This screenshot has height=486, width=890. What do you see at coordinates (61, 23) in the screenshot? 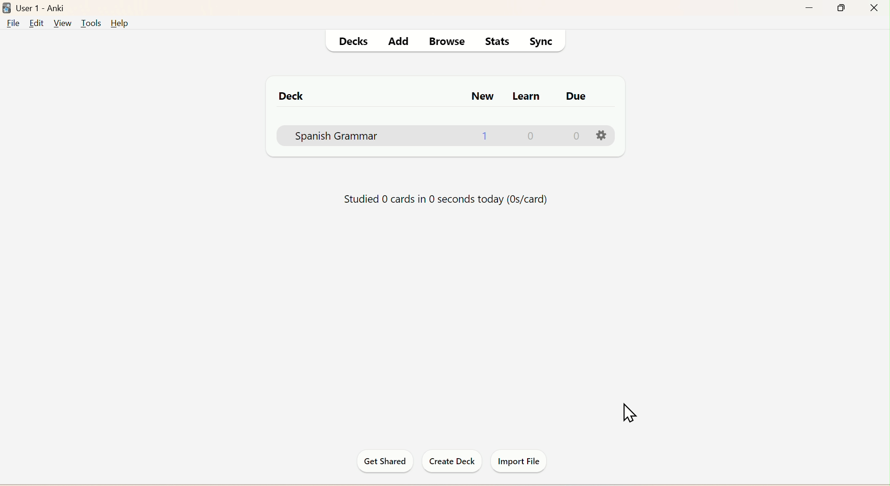
I see `View` at bounding box center [61, 23].